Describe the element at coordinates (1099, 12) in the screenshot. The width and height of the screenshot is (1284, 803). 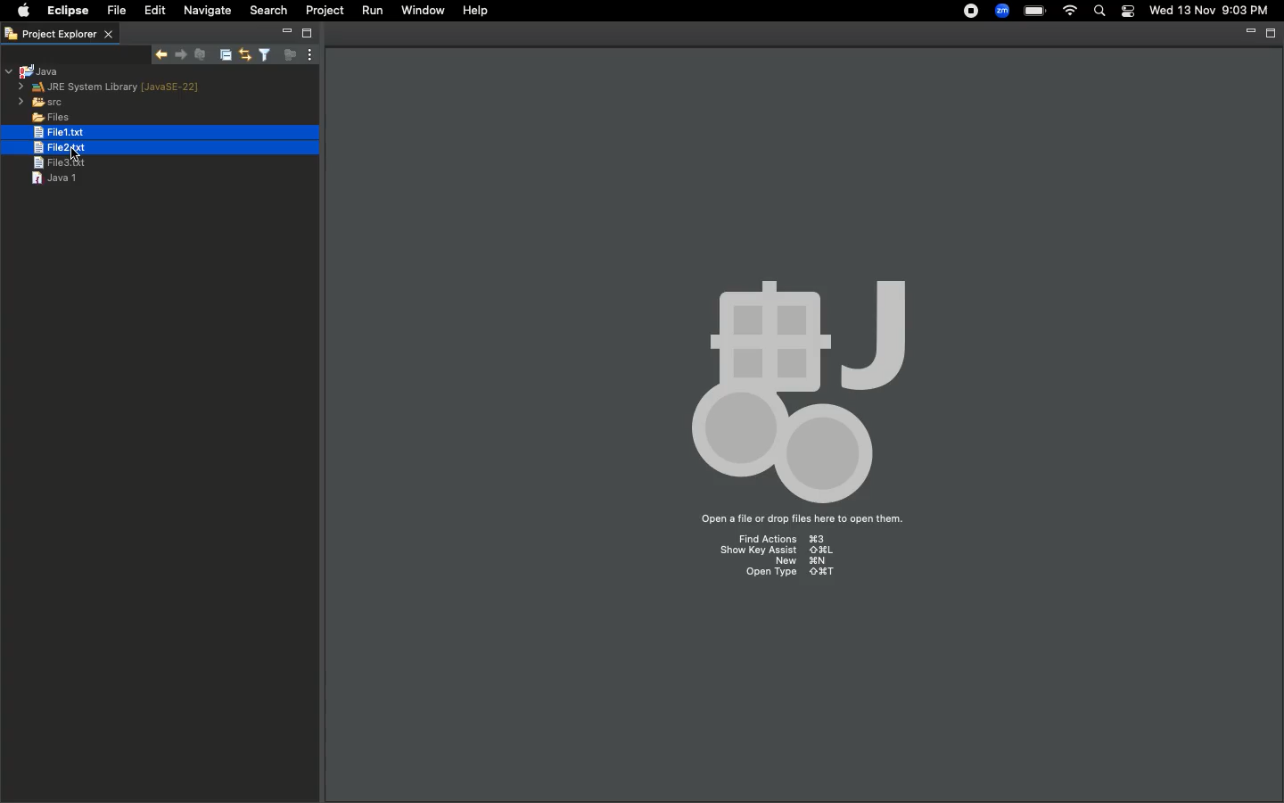
I see `Search` at that location.